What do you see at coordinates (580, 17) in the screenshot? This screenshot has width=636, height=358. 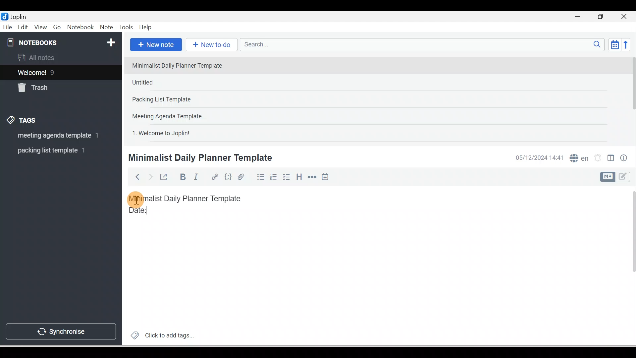 I see `Minimise` at bounding box center [580, 17].